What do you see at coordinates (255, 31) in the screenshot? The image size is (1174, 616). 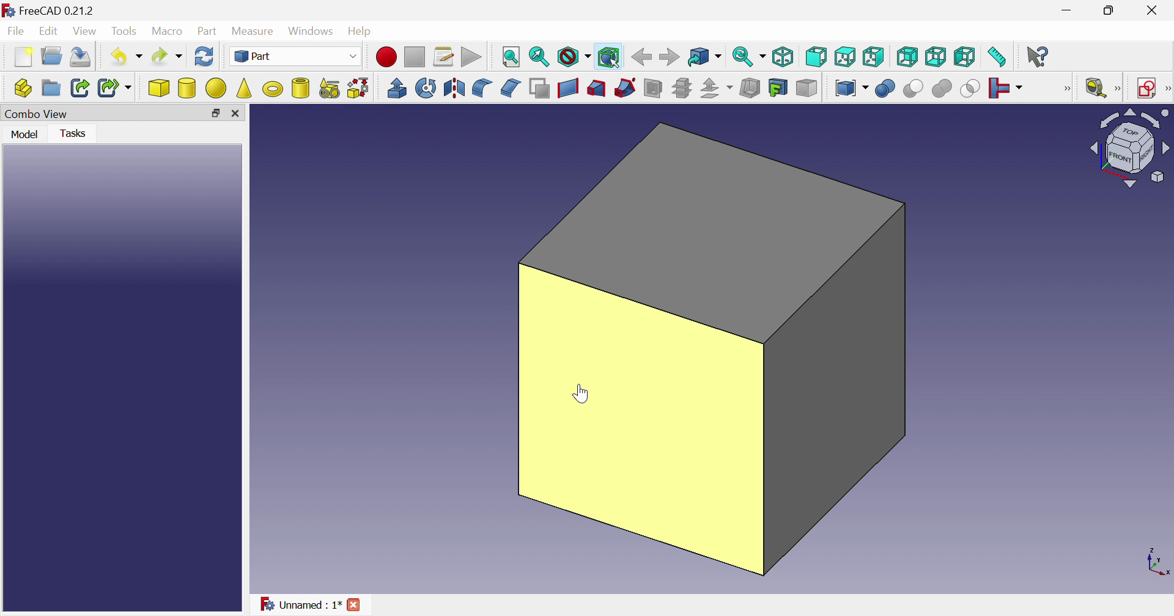 I see `Measure` at bounding box center [255, 31].